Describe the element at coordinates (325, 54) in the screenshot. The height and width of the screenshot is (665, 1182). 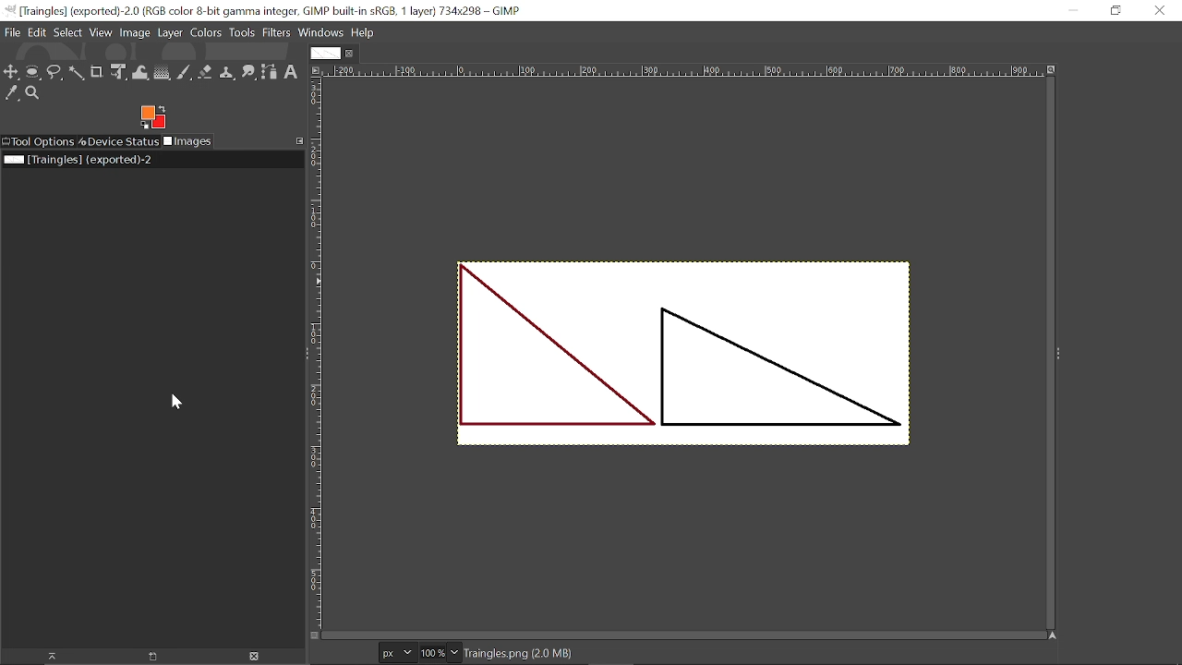
I see `Current tab` at that location.